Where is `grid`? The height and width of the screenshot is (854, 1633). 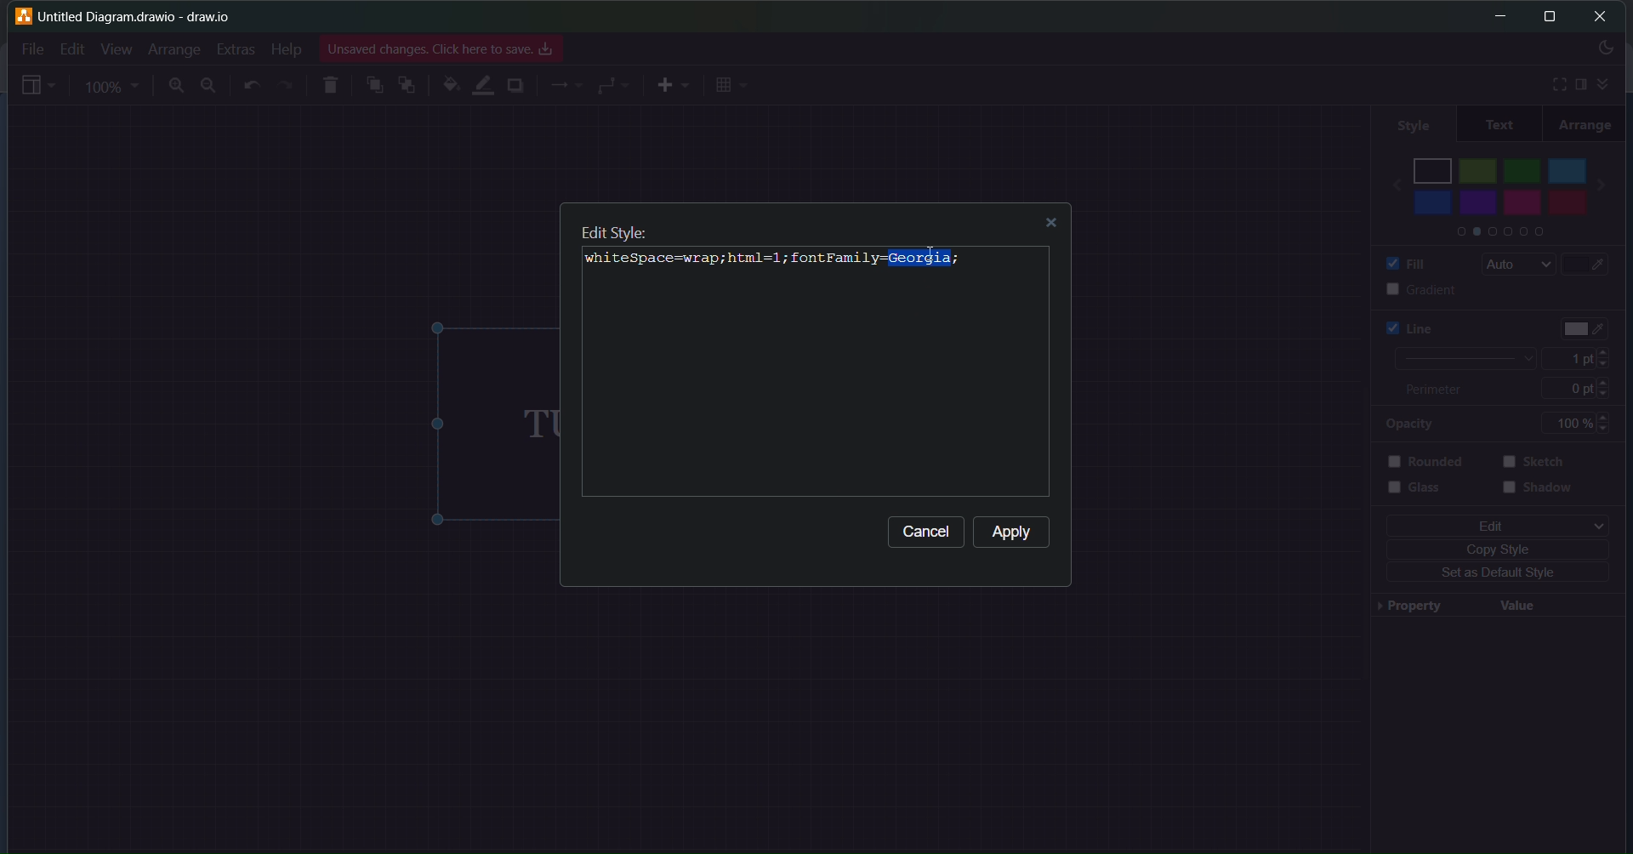 grid is located at coordinates (733, 85).